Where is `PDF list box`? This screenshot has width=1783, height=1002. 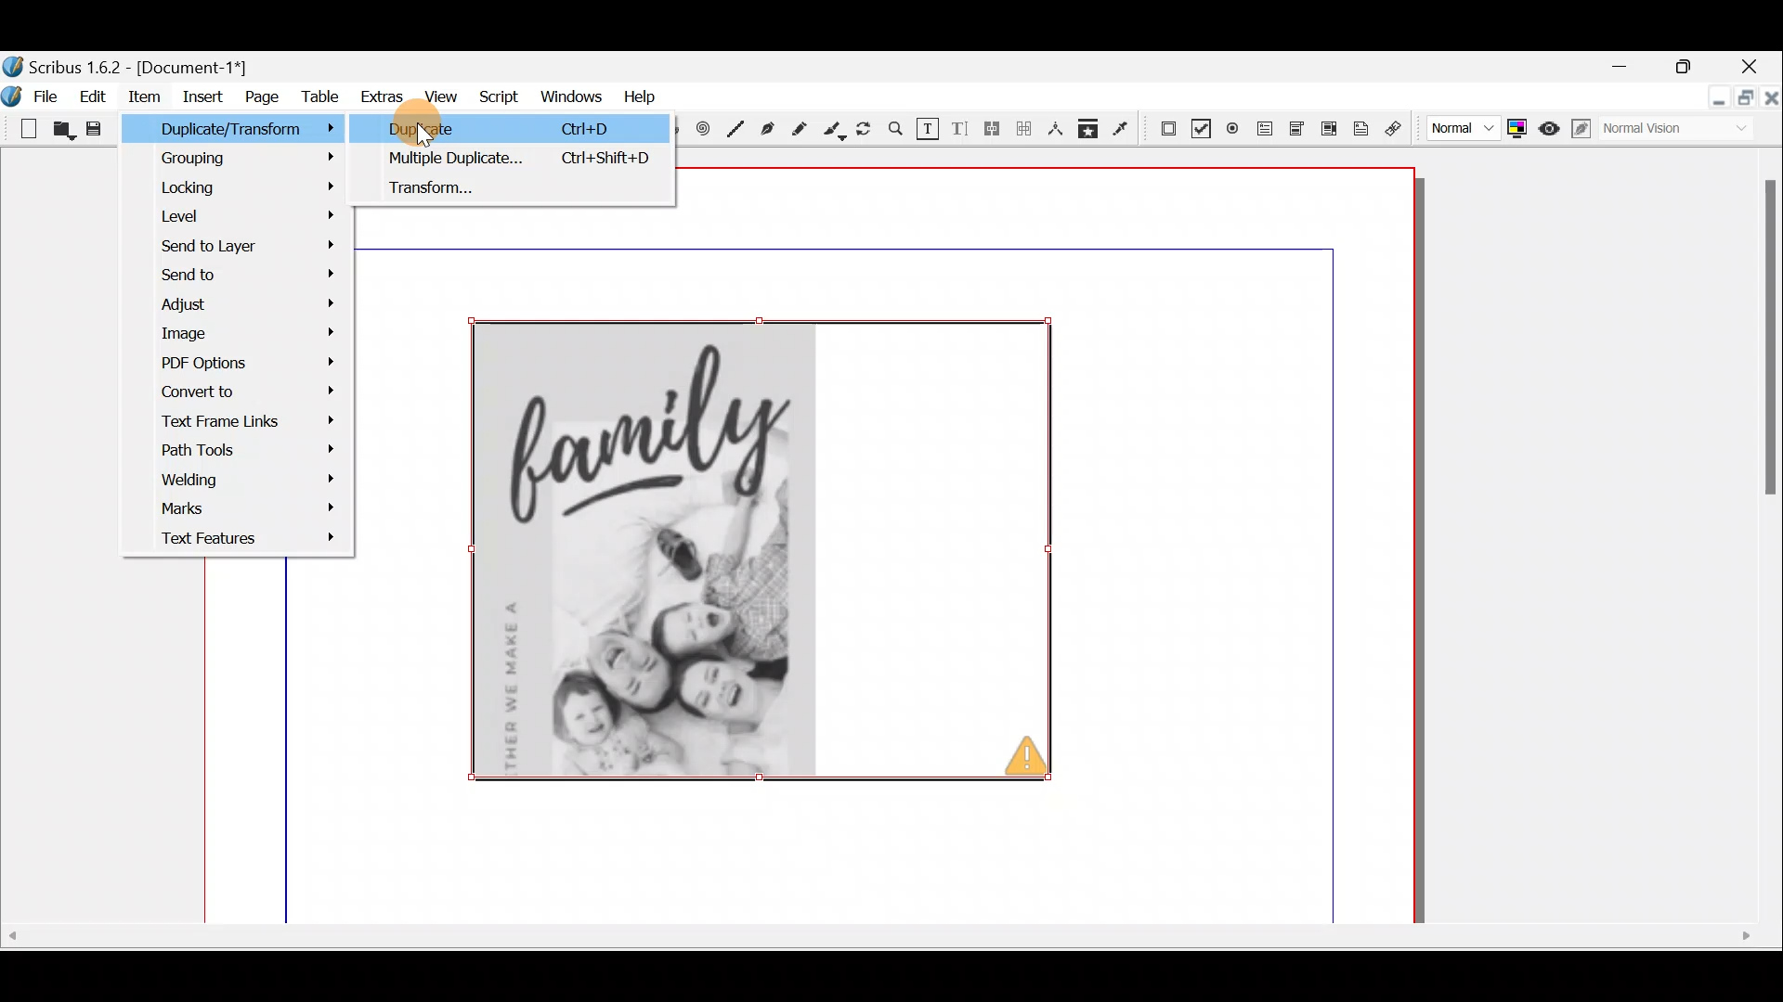 PDF list box is located at coordinates (1328, 127).